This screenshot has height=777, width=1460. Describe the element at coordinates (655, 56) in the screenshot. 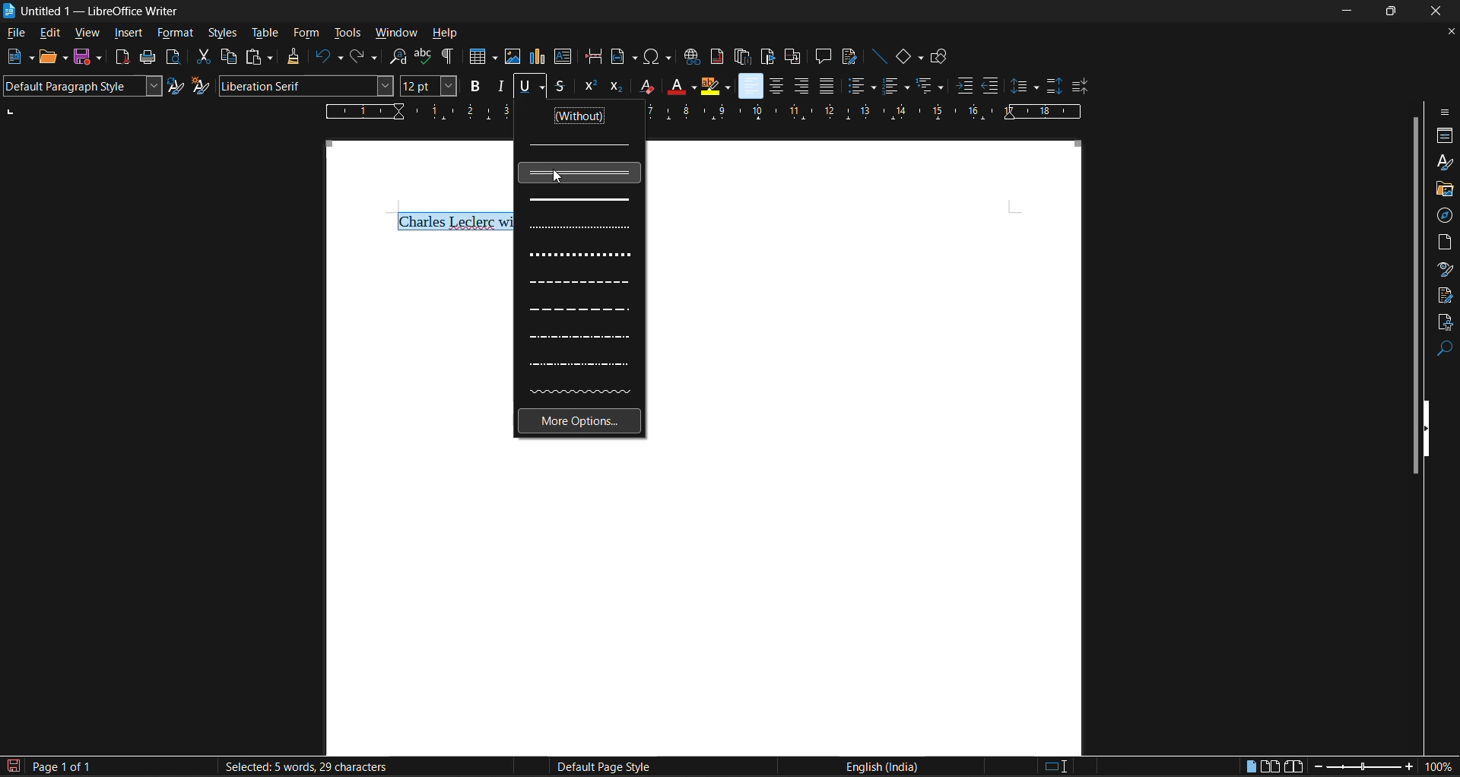

I see `insert special characters` at that location.